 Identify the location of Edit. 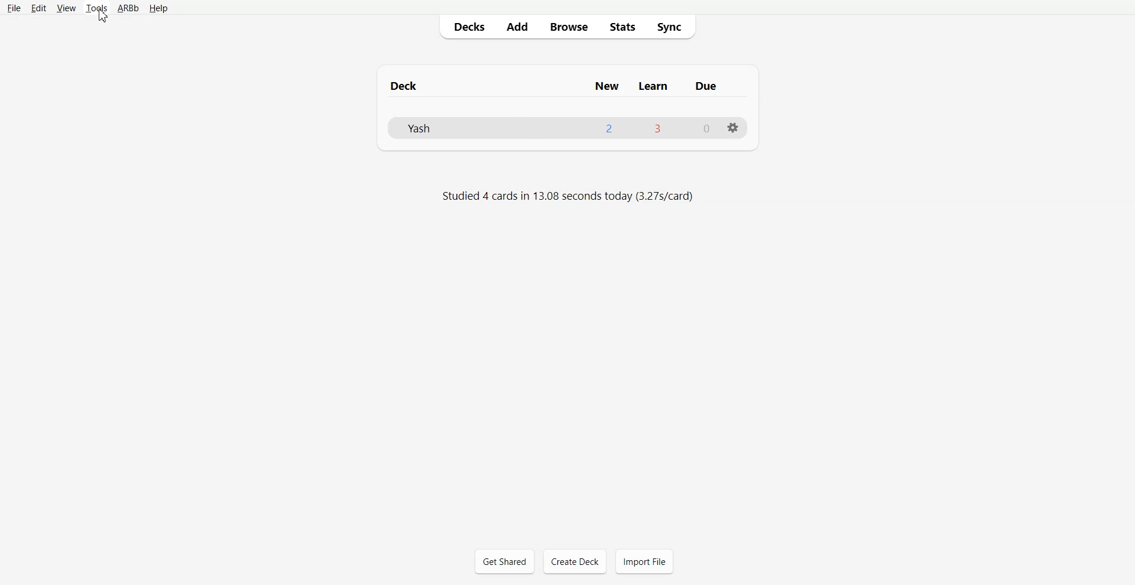
(39, 8).